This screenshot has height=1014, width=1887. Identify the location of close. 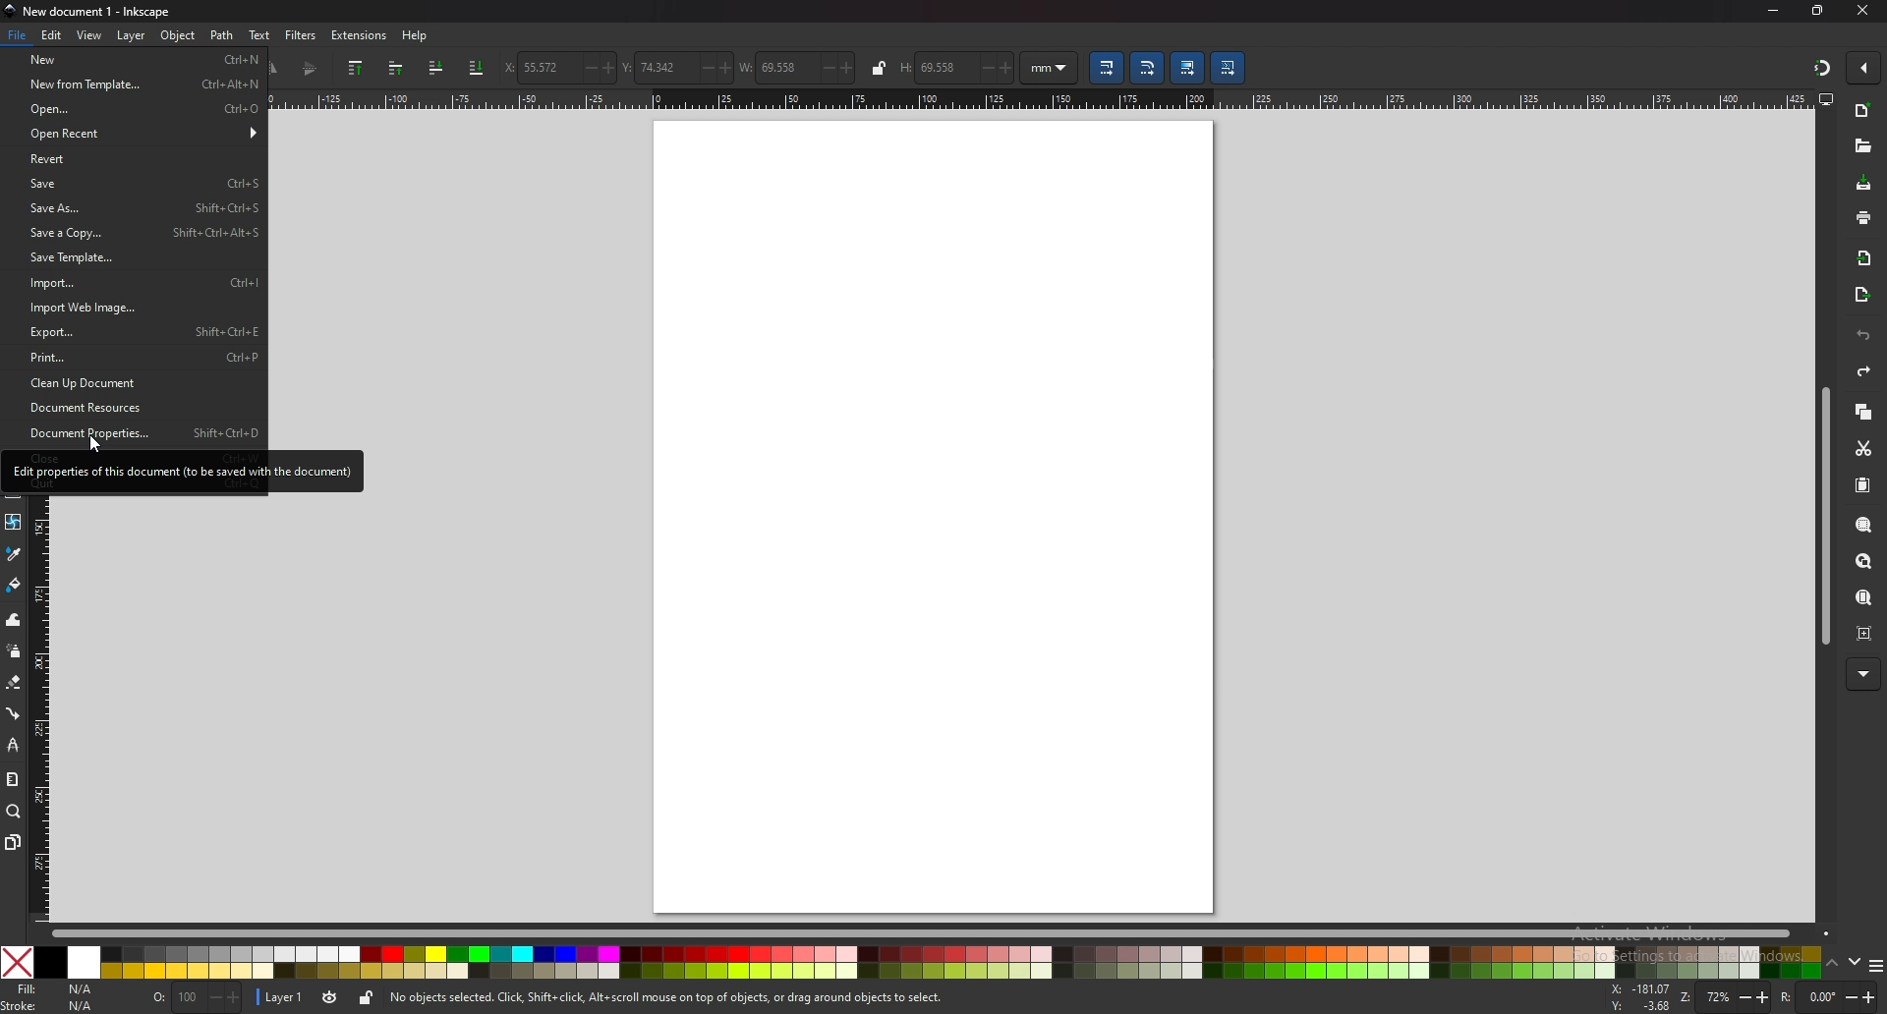
(1861, 12).